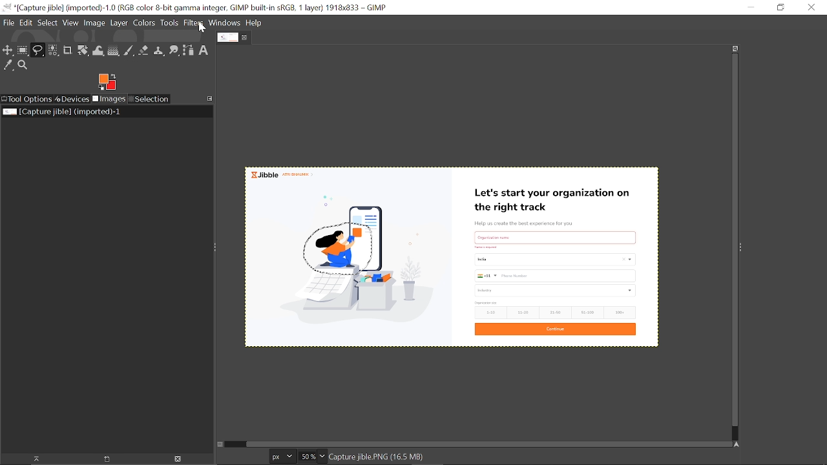 The image size is (827, 465). Describe the element at coordinates (211, 98) in the screenshot. I see `Access this tab` at that location.